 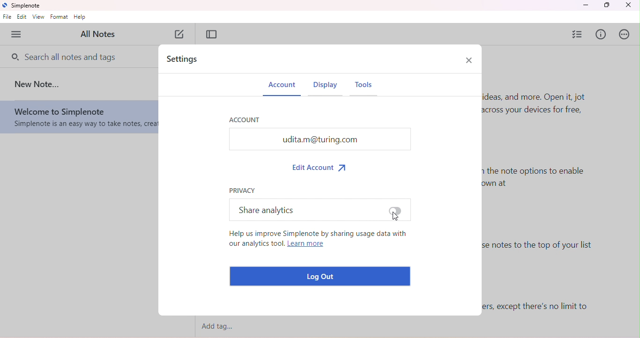 I want to click on edit account, so click(x=321, y=167).